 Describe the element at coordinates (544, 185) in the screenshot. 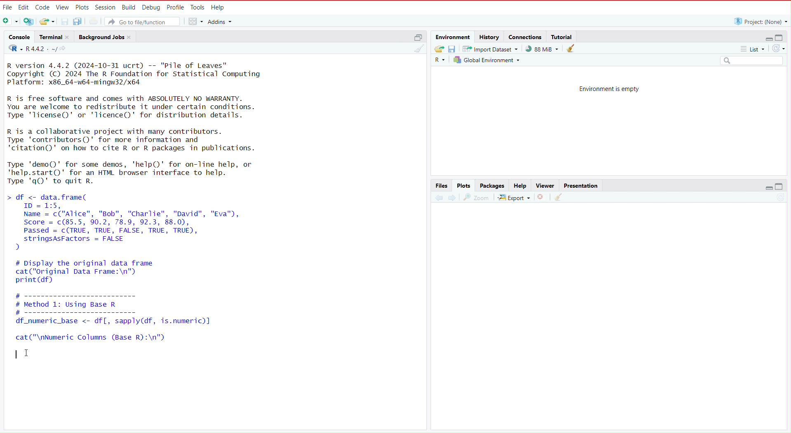

I see `Viewer` at that location.